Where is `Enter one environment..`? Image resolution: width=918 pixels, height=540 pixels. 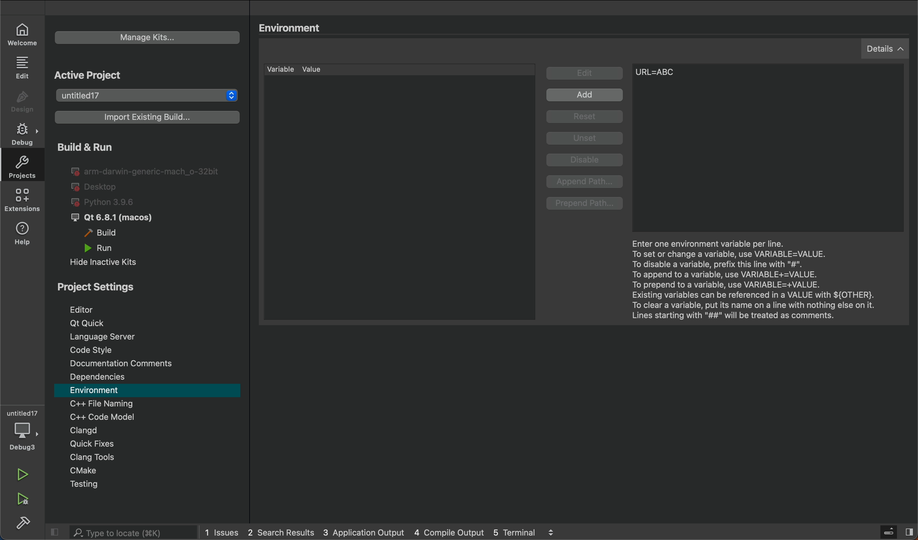
Enter one environment.. is located at coordinates (757, 276).